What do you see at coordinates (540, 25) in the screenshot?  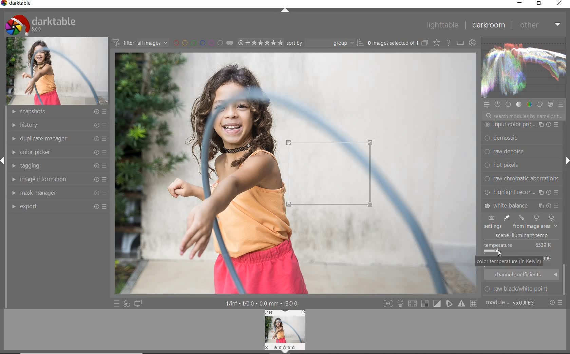 I see `other` at bounding box center [540, 25].